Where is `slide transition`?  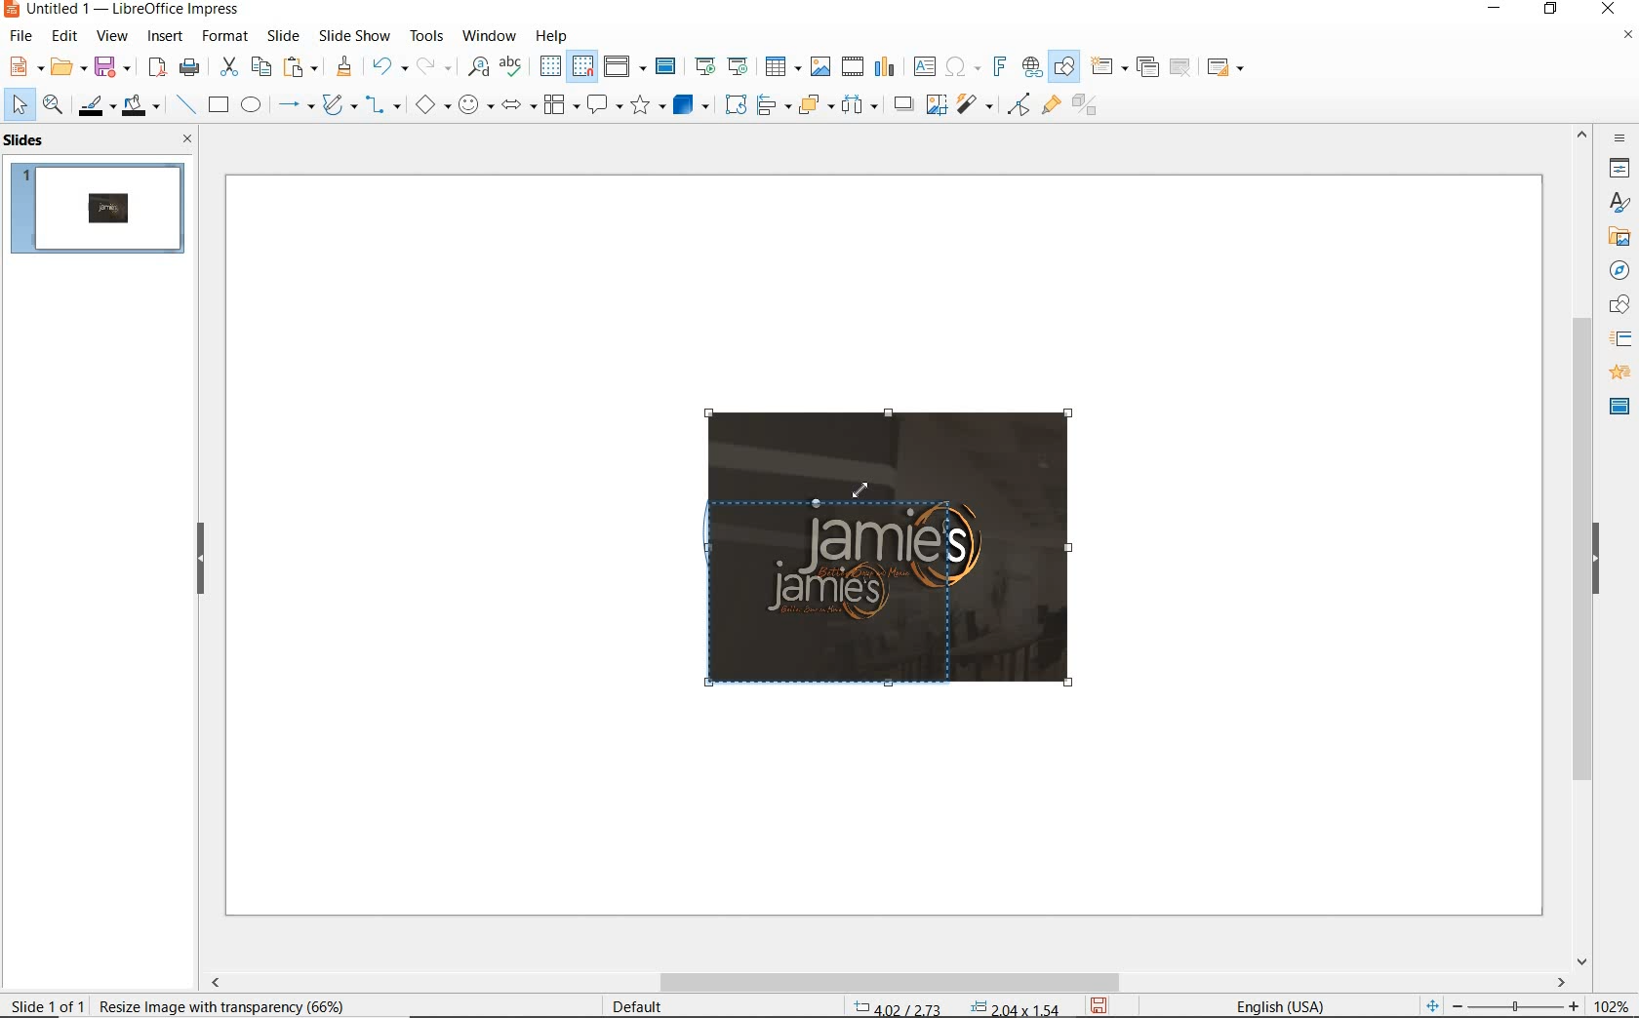
slide transition is located at coordinates (1619, 339).